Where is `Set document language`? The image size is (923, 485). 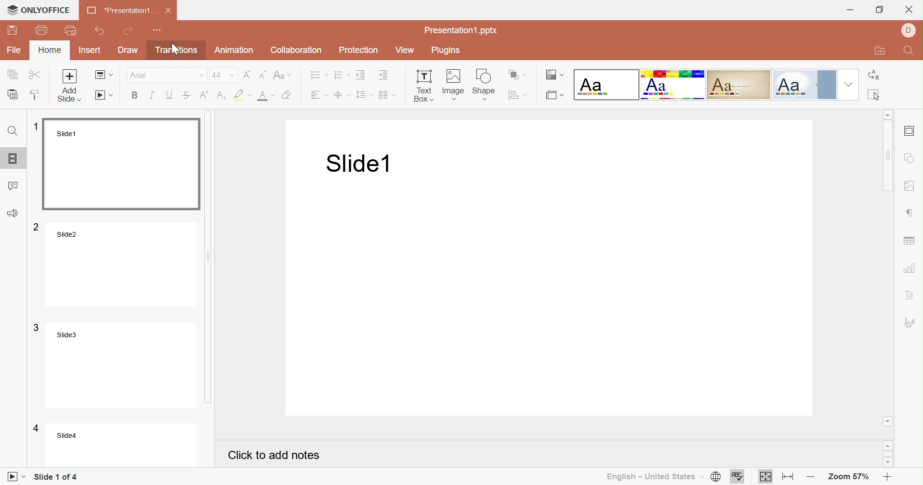
Set document language is located at coordinates (715, 477).